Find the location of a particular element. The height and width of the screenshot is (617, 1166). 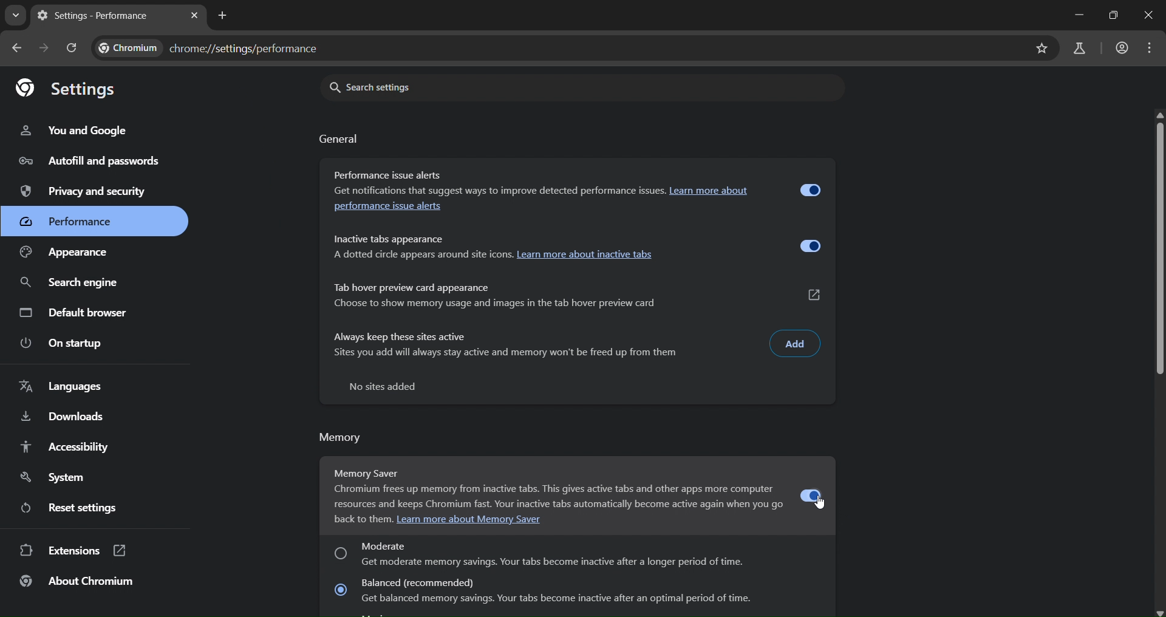

General is located at coordinates (339, 141).